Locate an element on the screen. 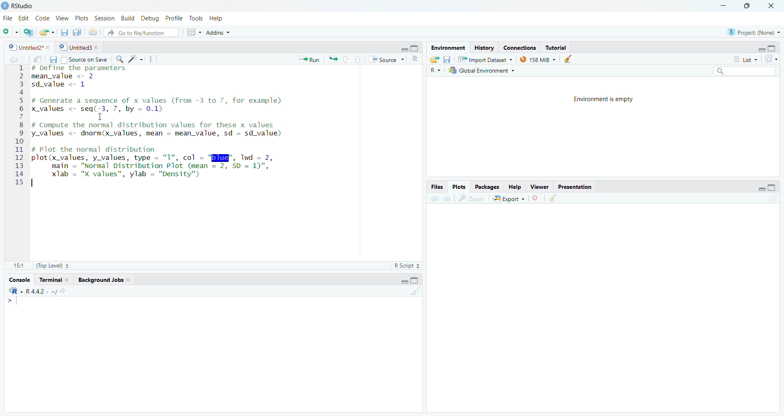 Image resolution: width=784 pixels, height=416 pixels. R-4.A.2.- is located at coordinates (42, 291).